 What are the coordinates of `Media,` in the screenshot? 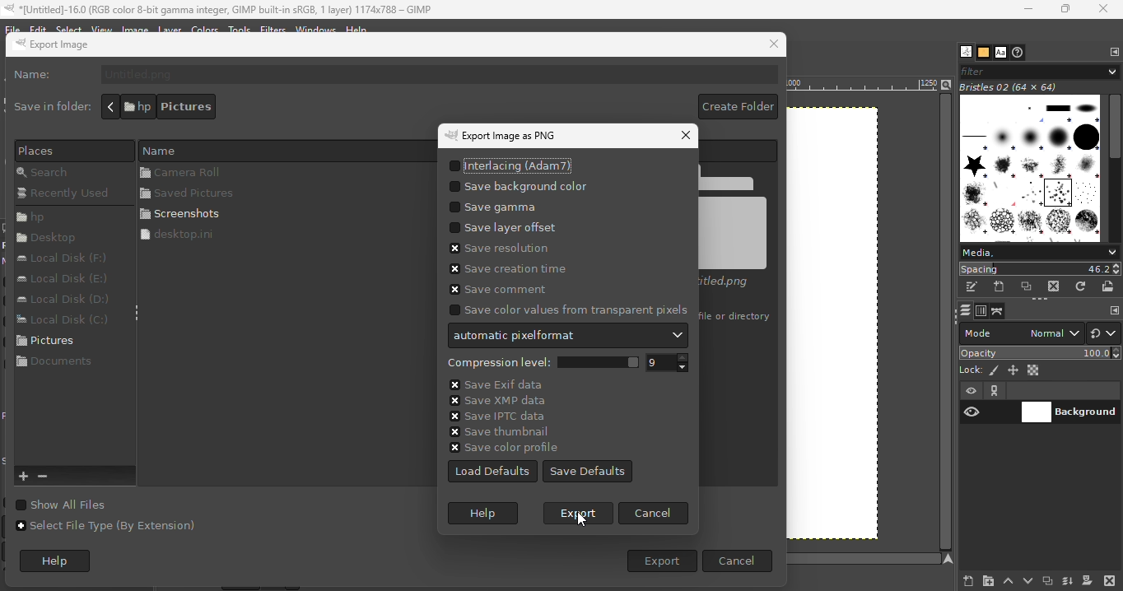 It's located at (1039, 252).